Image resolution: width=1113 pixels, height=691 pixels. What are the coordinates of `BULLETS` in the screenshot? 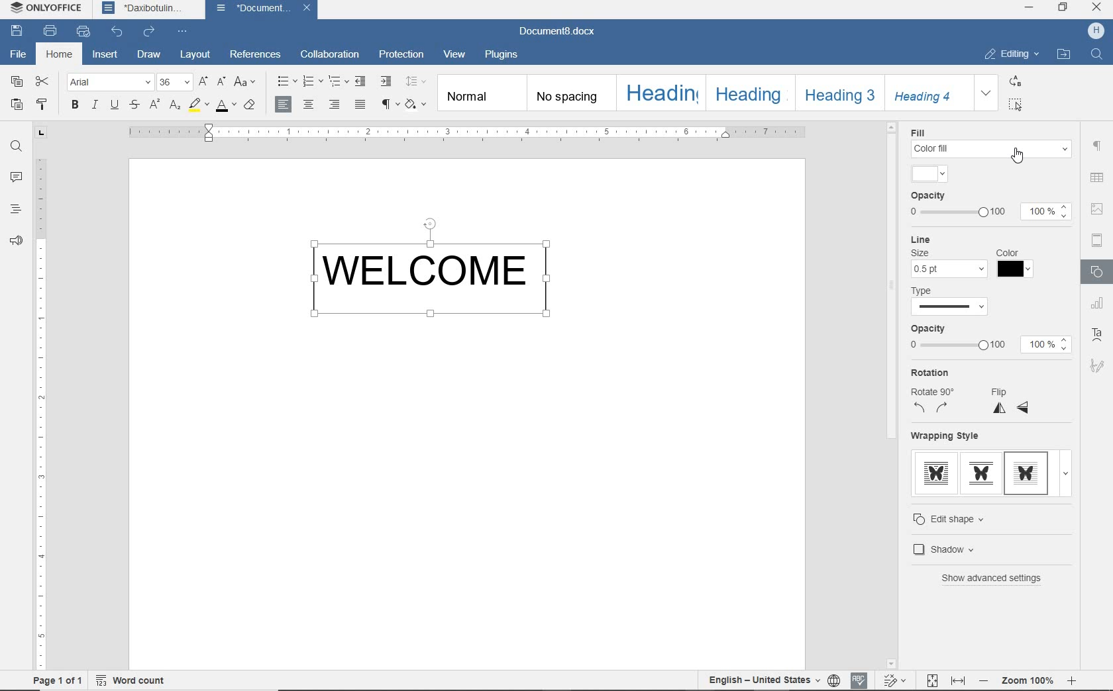 It's located at (286, 80).